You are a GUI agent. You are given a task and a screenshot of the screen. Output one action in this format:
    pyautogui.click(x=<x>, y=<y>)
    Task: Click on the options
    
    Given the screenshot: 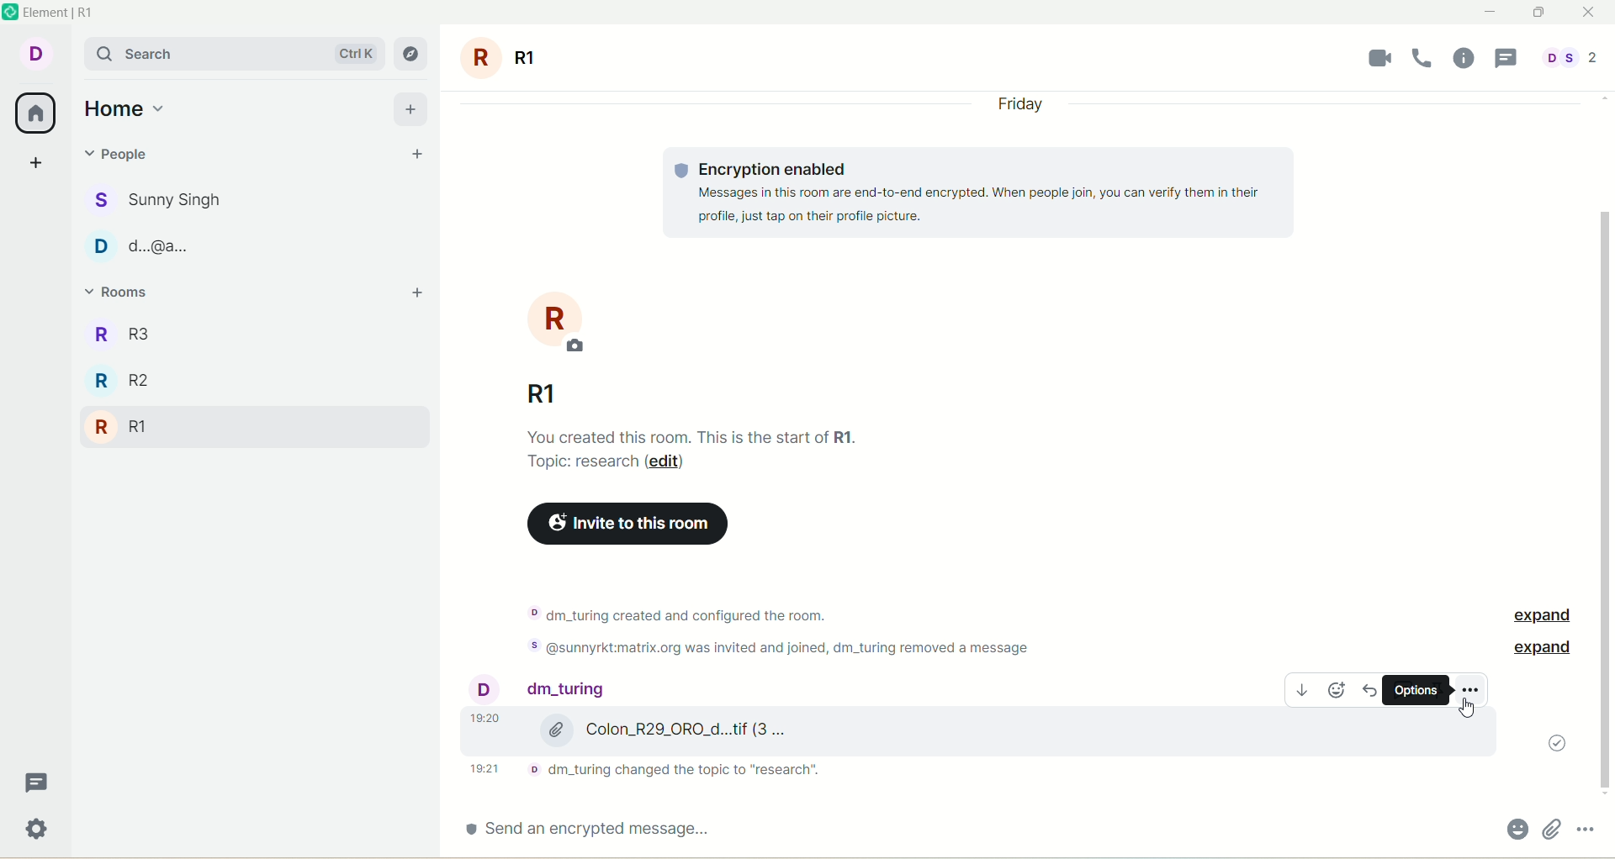 What is the action you would take?
    pyautogui.click(x=1588, y=825)
    